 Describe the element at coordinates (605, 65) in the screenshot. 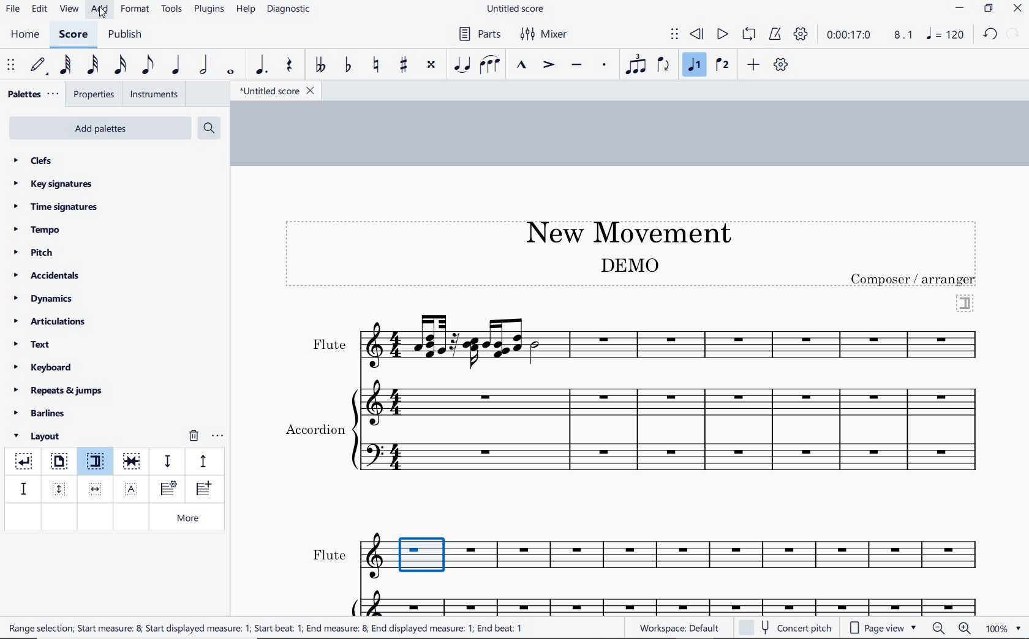

I see `staccato` at that location.